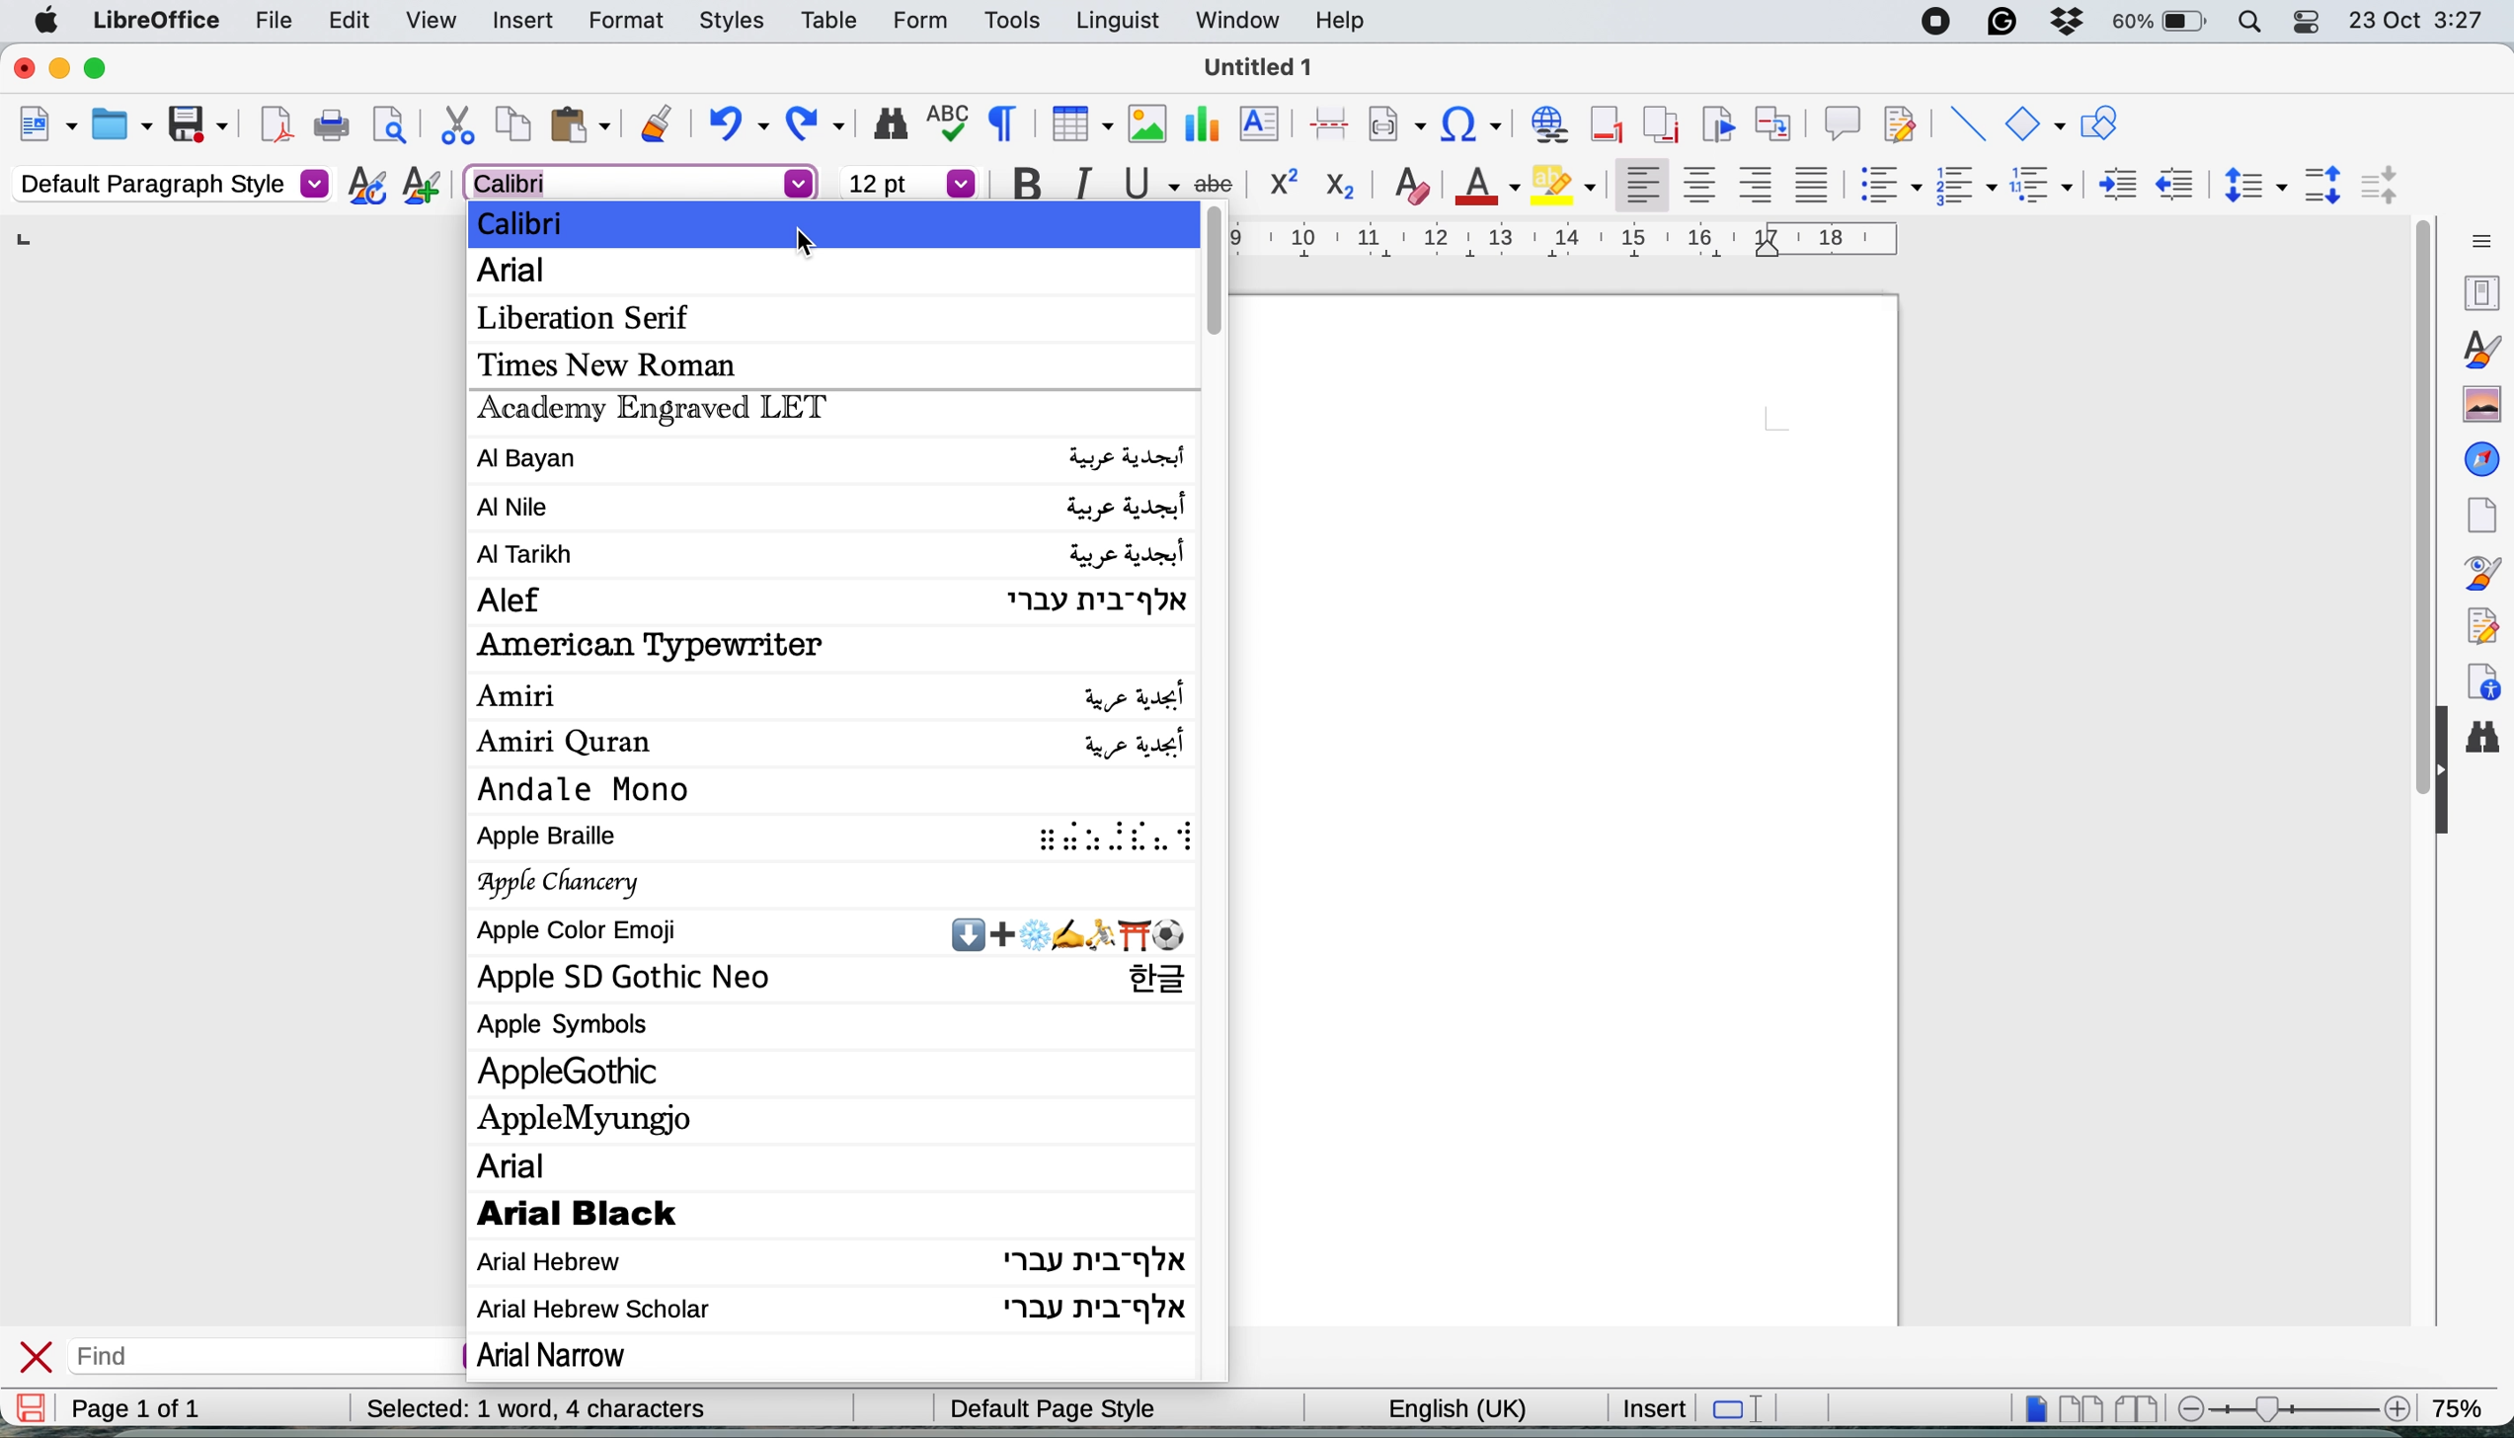 This screenshot has width=2514, height=1438. I want to click on zoom factor, so click(2468, 1405).